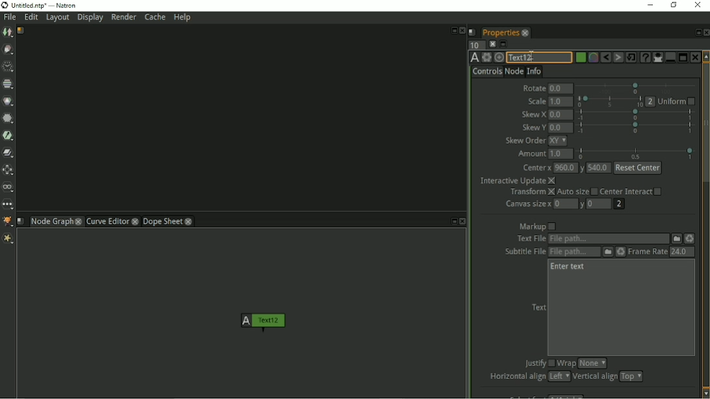 This screenshot has height=399, width=710. What do you see at coordinates (533, 86) in the screenshot?
I see `Rotate` at bounding box center [533, 86].